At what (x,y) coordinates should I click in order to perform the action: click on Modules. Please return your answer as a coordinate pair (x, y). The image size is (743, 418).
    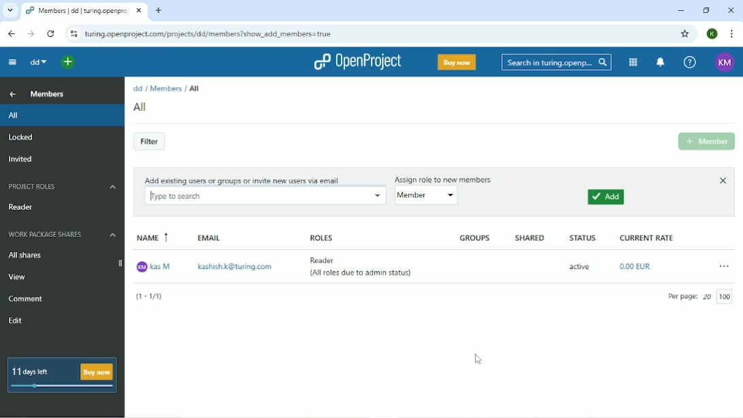
    Looking at the image, I should click on (631, 62).